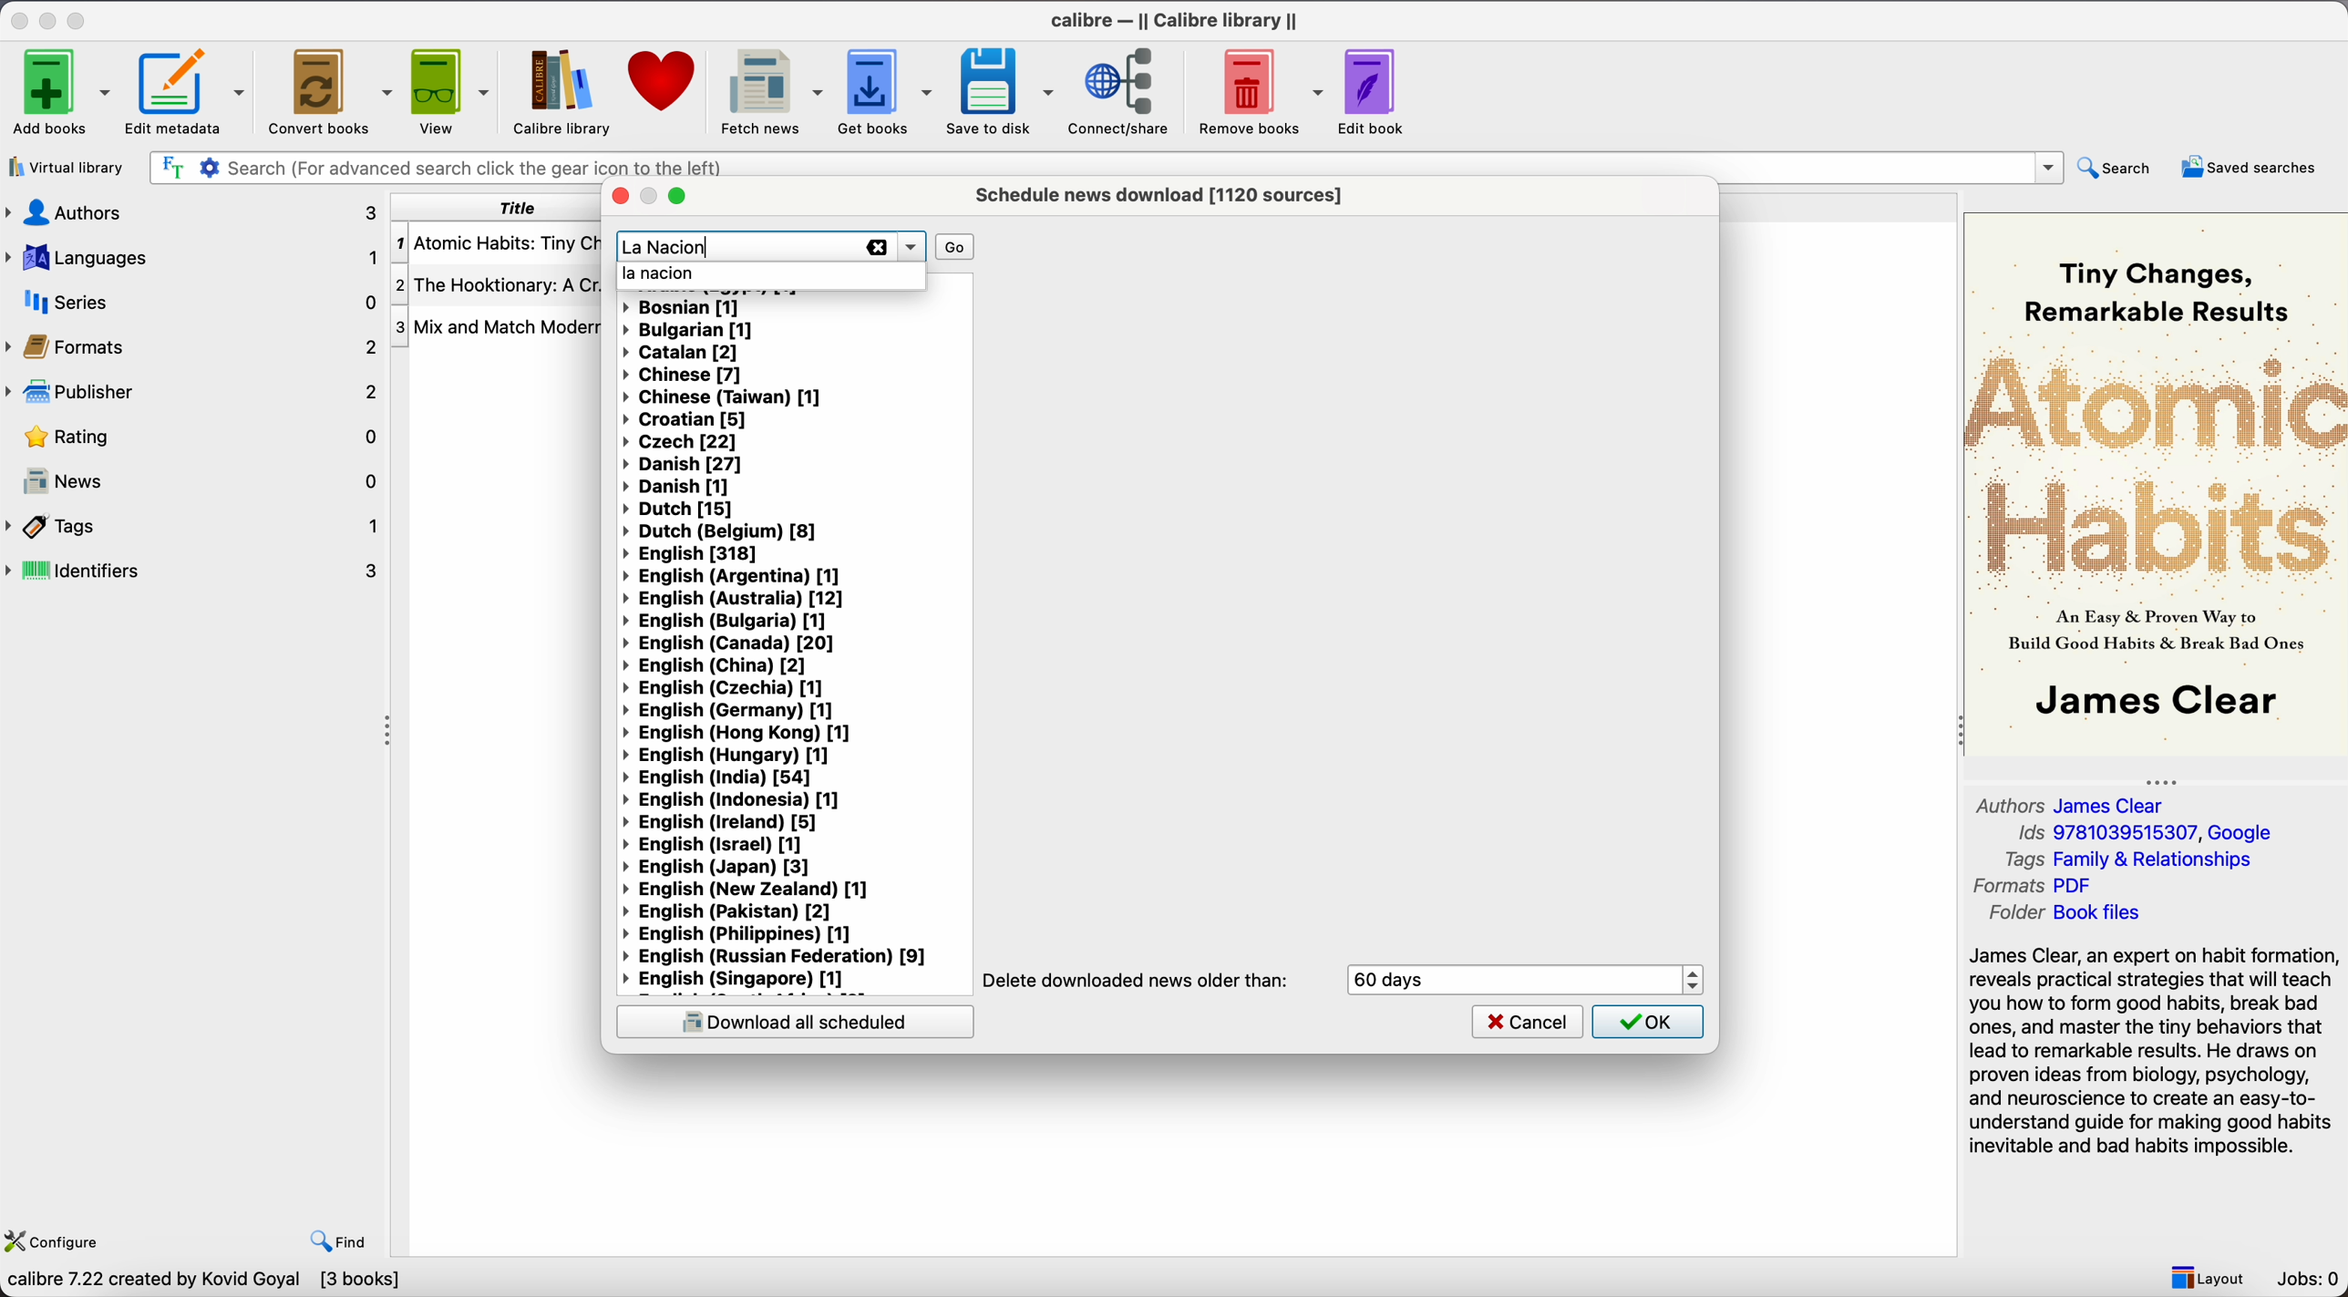 The height and width of the screenshot is (1297, 2348). What do you see at coordinates (717, 869) in the screenshot?
I see `English (Japan) [3]` at bounding box center [717, 869].